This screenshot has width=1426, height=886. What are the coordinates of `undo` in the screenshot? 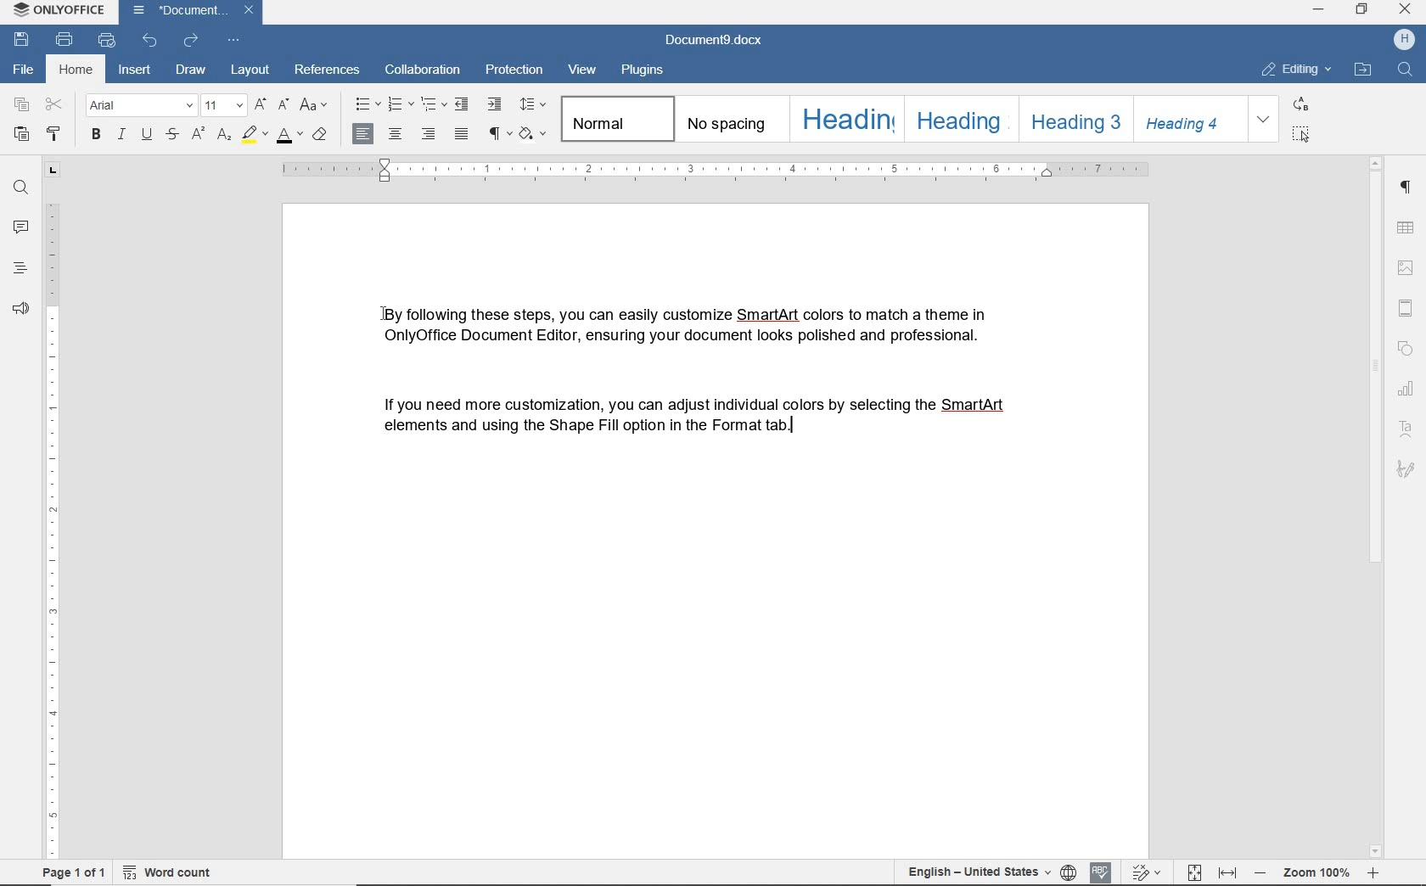 It's located at (149, 42).